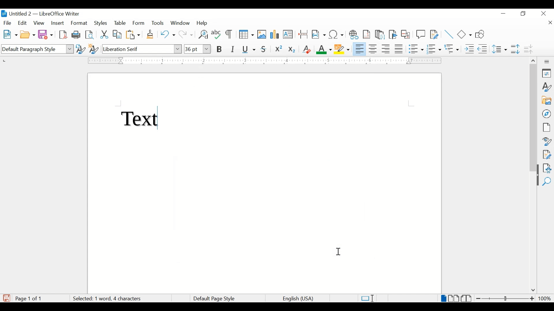 This screenshot has width=554, height=311. What do you see at coordinates (197, 49) in the screenshot?
I see `font size` at bounding box center [197, 49].